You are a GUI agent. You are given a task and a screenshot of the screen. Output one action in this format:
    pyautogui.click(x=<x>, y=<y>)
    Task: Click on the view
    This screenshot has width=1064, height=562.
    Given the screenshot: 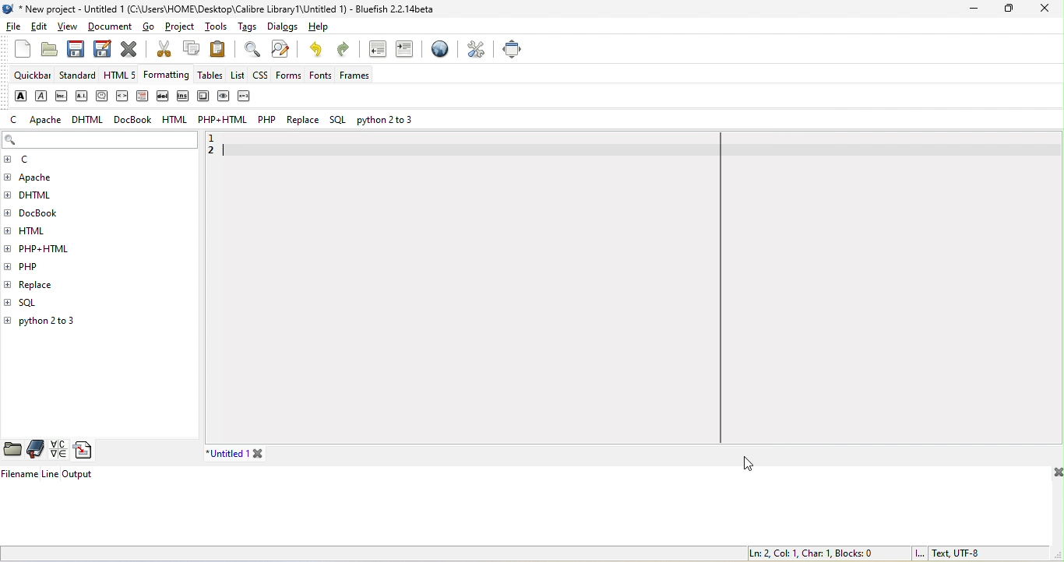 What is the action you would take?
    pyautogui.click(x=71, y=26)
    